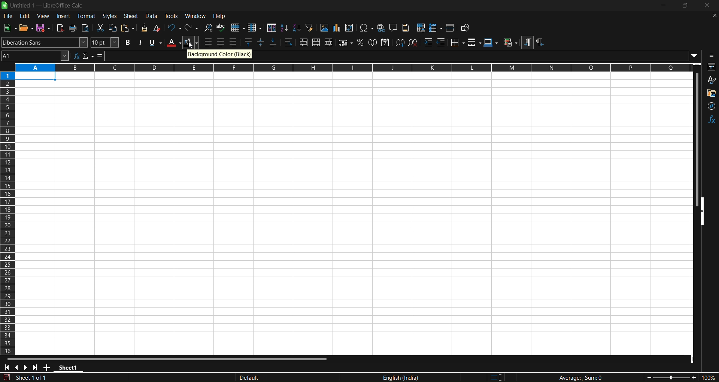 This screenshot has width=719, height=382. I want to click on hide, so click(704, 212).